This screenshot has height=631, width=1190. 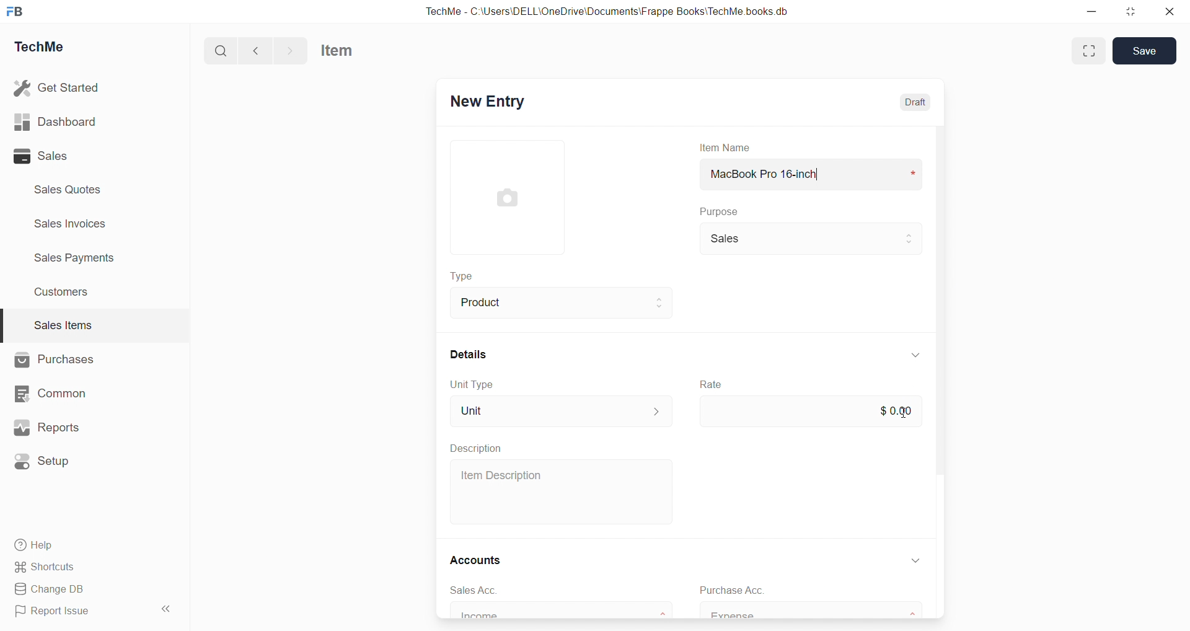 What do you see at coordinates (63, 293) in the screenshot?
I see `Customers` at bounding box center [63, 293].